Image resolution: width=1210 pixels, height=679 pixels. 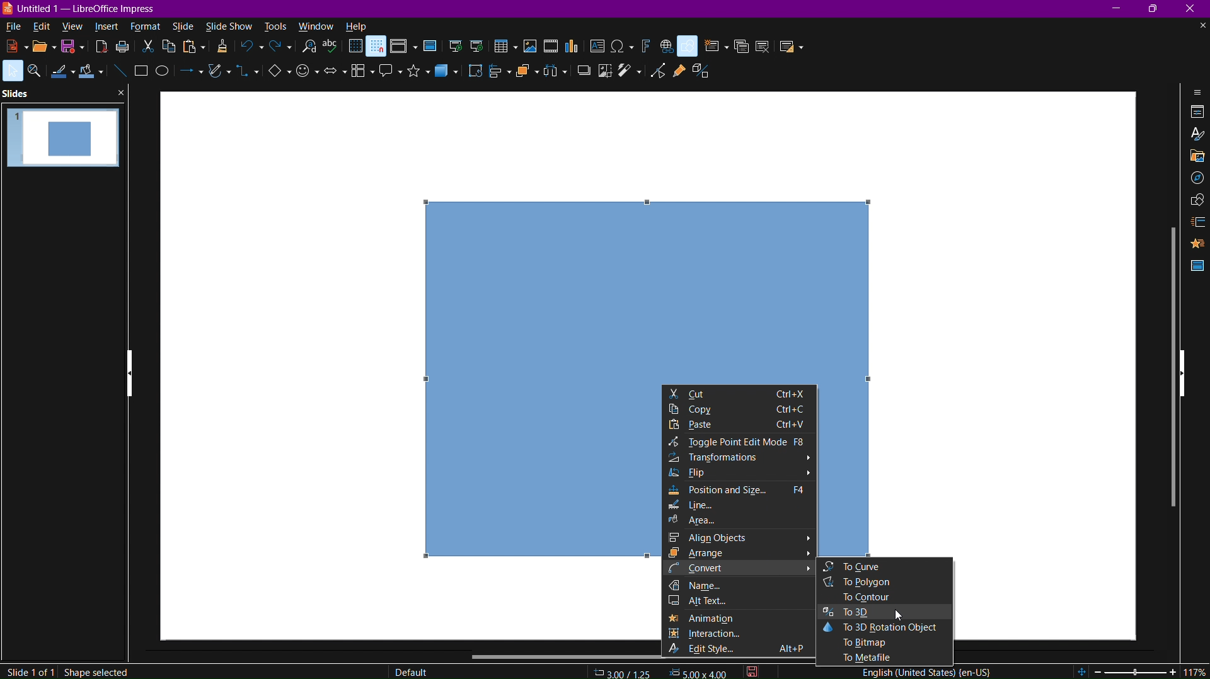 What do you see at coordinates (887, 630) in the screenshot?
I see `To 3D Rotation Object` at bounding box center [887, 630].